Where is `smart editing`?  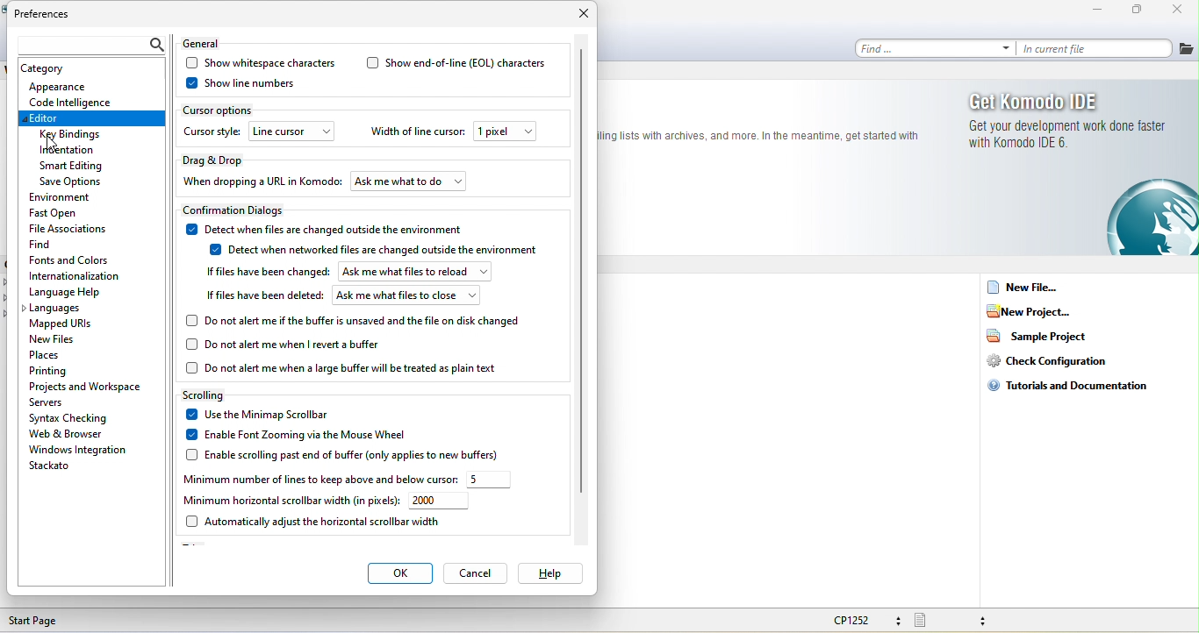
smart editing is located at coordinates (79, 166).